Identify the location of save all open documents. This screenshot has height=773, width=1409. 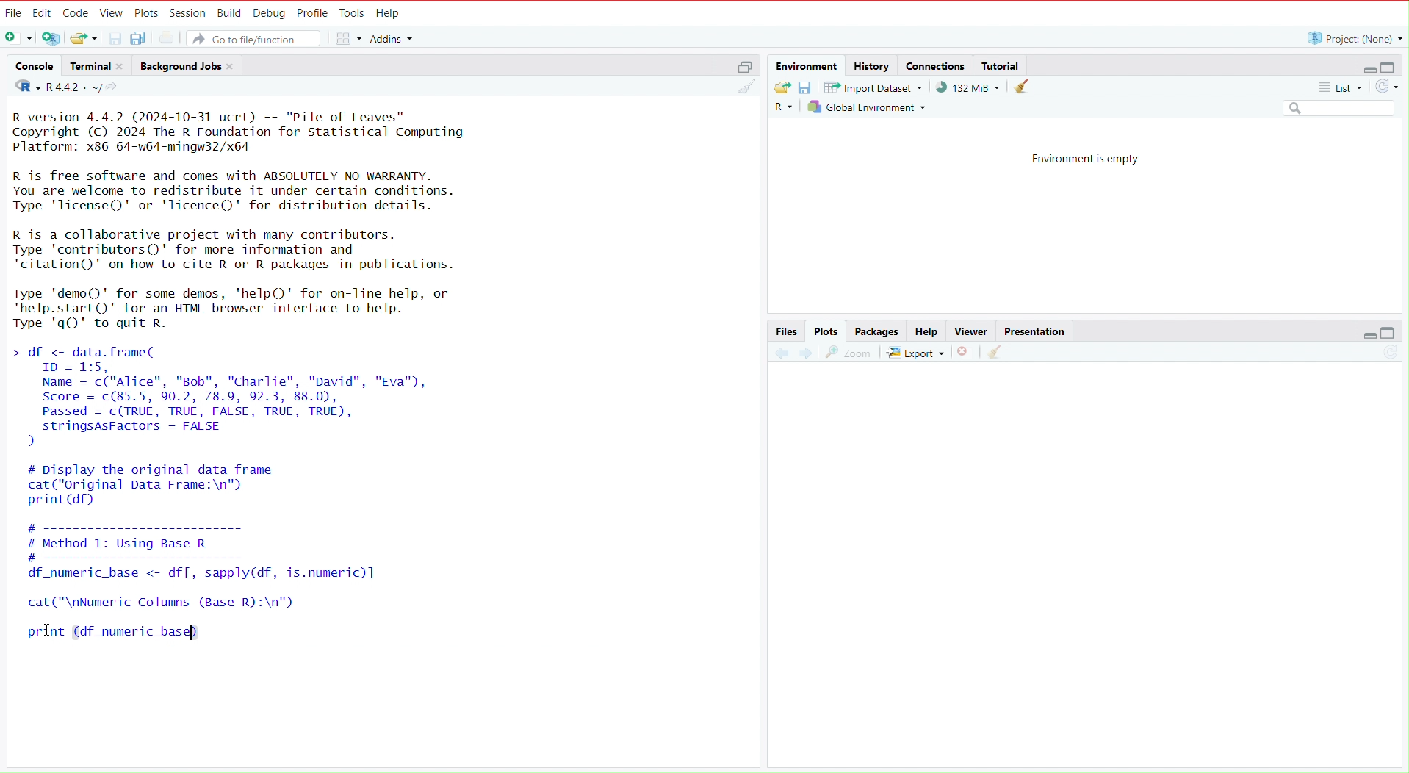
(140, 38).